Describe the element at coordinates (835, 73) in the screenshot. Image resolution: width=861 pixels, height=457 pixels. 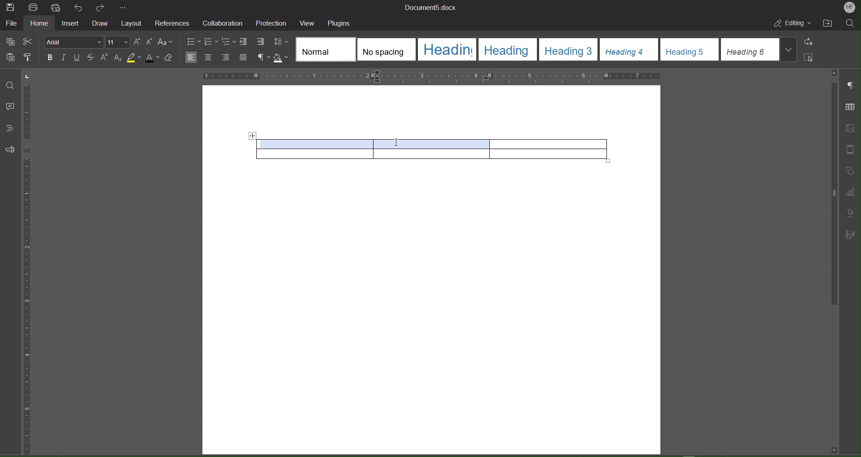
I see `scroll up` at that location.